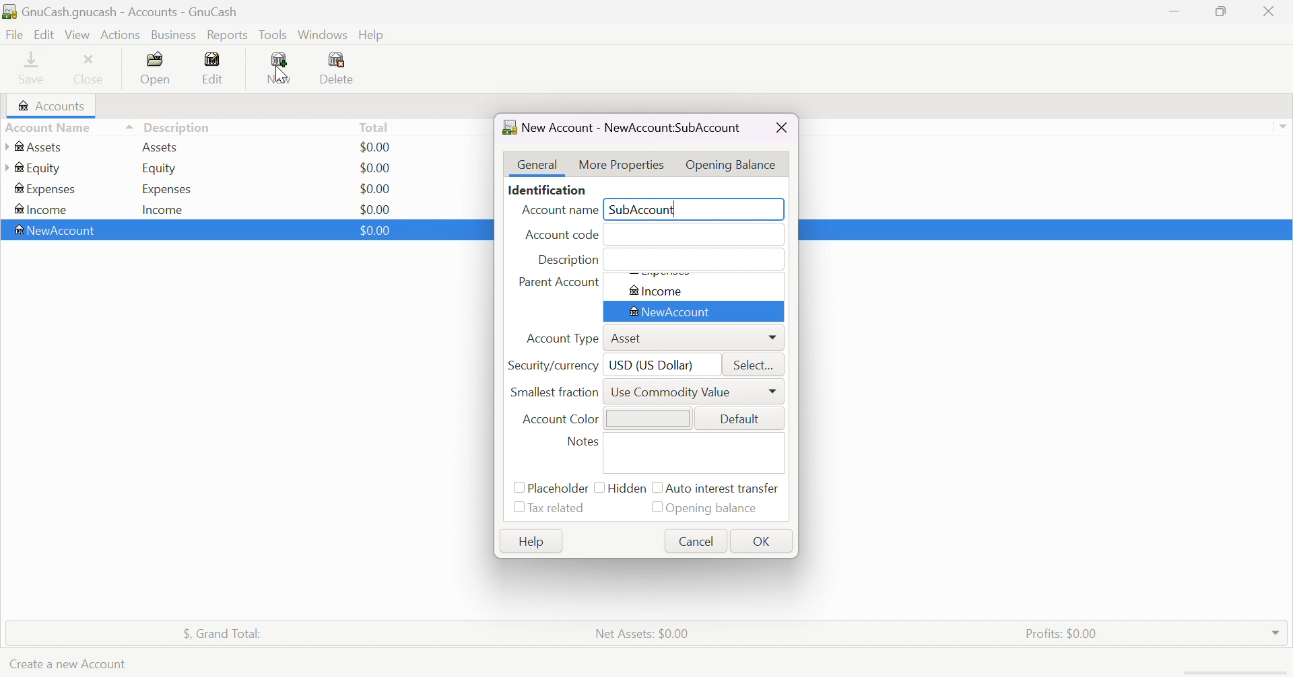 Image resolution: width=1293 pixels, height=677 pixels. What do you see at coordinates (231, 35) in the screenshot?
I see `Reports` at bounding box center [231, 35].